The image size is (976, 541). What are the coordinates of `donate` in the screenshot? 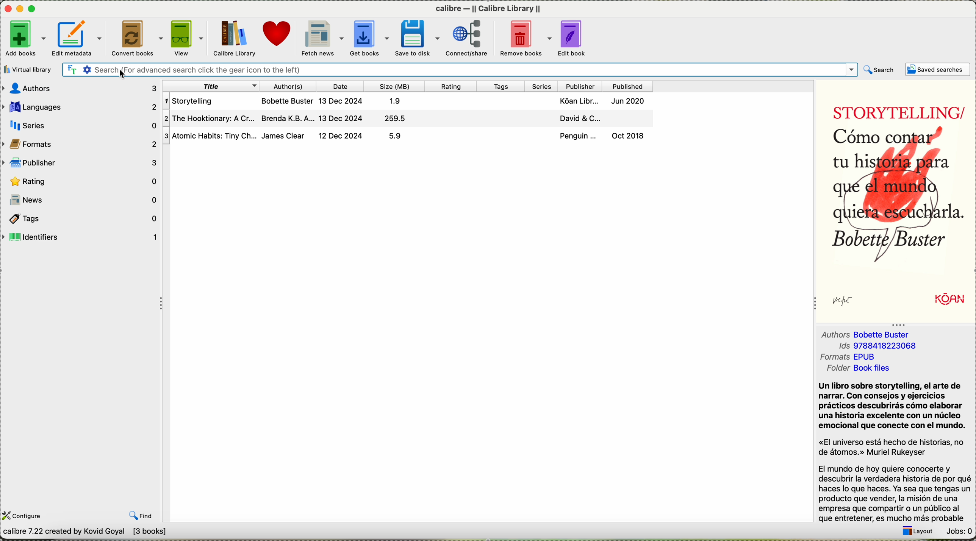 It's located at (278, 37).